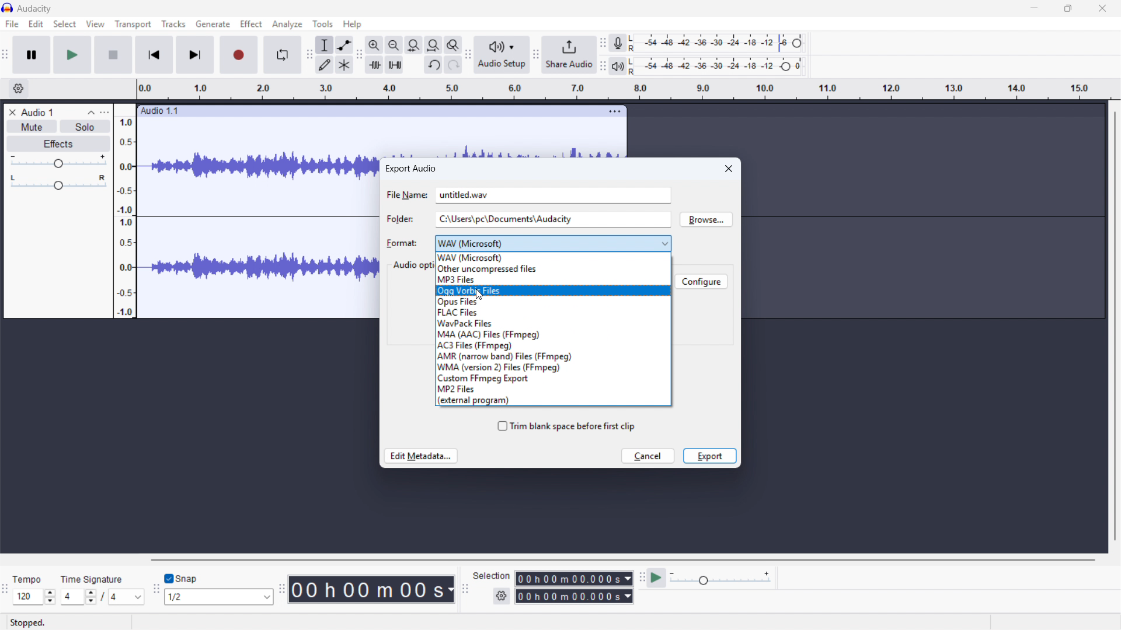 The image size is (1121, 630). Describe the element at coordinates (17, 89) in the screenshot. I see `Timeline settings ` at that location.